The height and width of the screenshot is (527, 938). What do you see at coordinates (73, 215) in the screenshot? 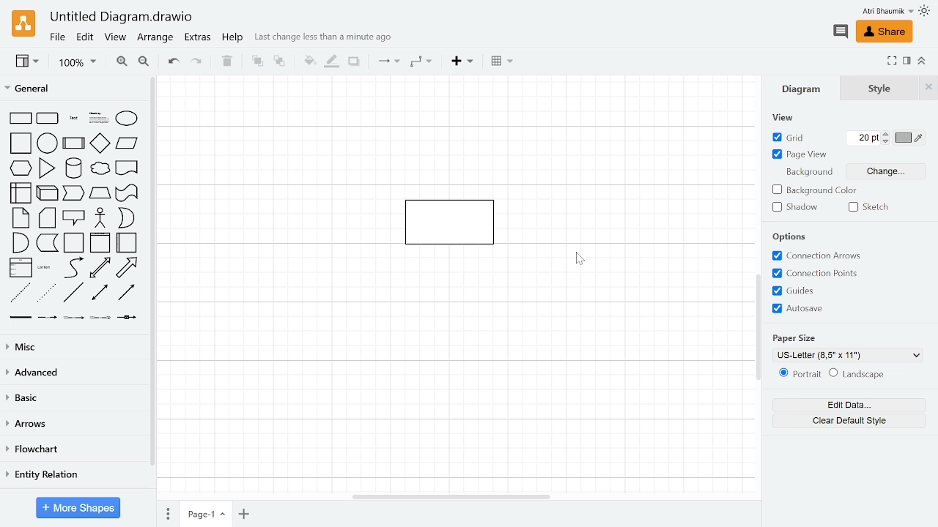
I see `Shapes` at bounding box center [73, 215].